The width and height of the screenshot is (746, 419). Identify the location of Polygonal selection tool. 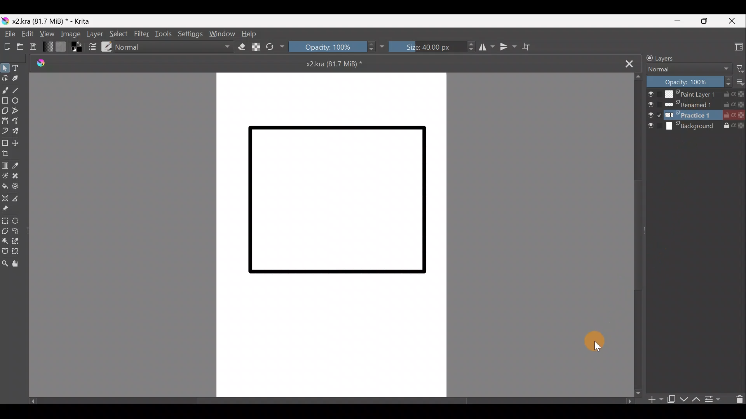
(5, 230).